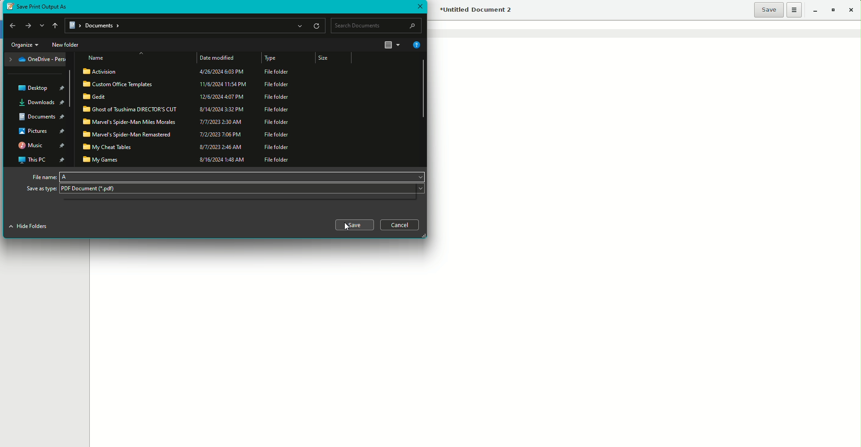  I want to click on Save print output as, so click(40, 7).